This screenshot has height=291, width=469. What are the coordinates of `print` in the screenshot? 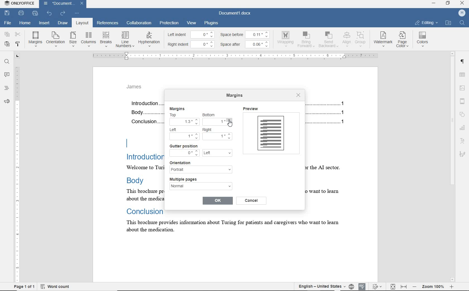 It's located at (21, 13).